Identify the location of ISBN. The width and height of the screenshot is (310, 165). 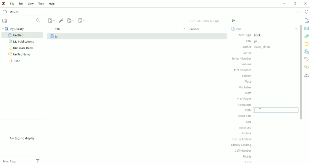
(248, 110).